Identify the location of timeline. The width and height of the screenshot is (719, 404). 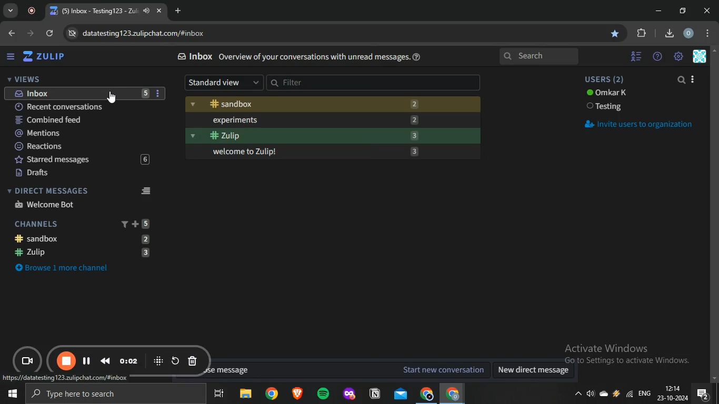
(129, 361).